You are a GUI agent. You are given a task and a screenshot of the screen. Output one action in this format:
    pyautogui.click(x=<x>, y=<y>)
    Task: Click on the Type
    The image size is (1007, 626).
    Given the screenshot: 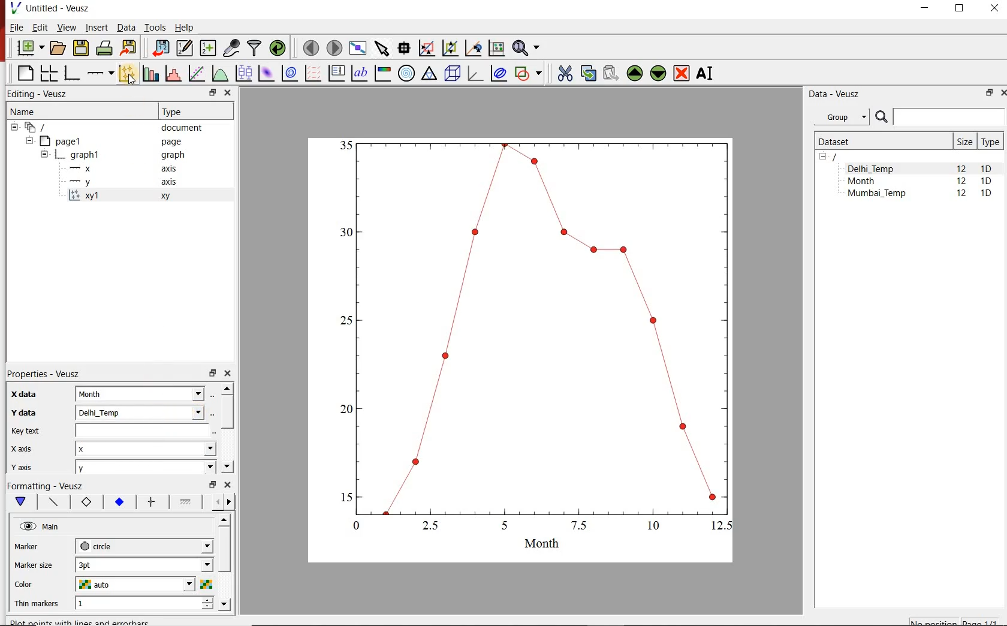 What is the action you would take?
    pyautogui.click(x=177, y=112)
    